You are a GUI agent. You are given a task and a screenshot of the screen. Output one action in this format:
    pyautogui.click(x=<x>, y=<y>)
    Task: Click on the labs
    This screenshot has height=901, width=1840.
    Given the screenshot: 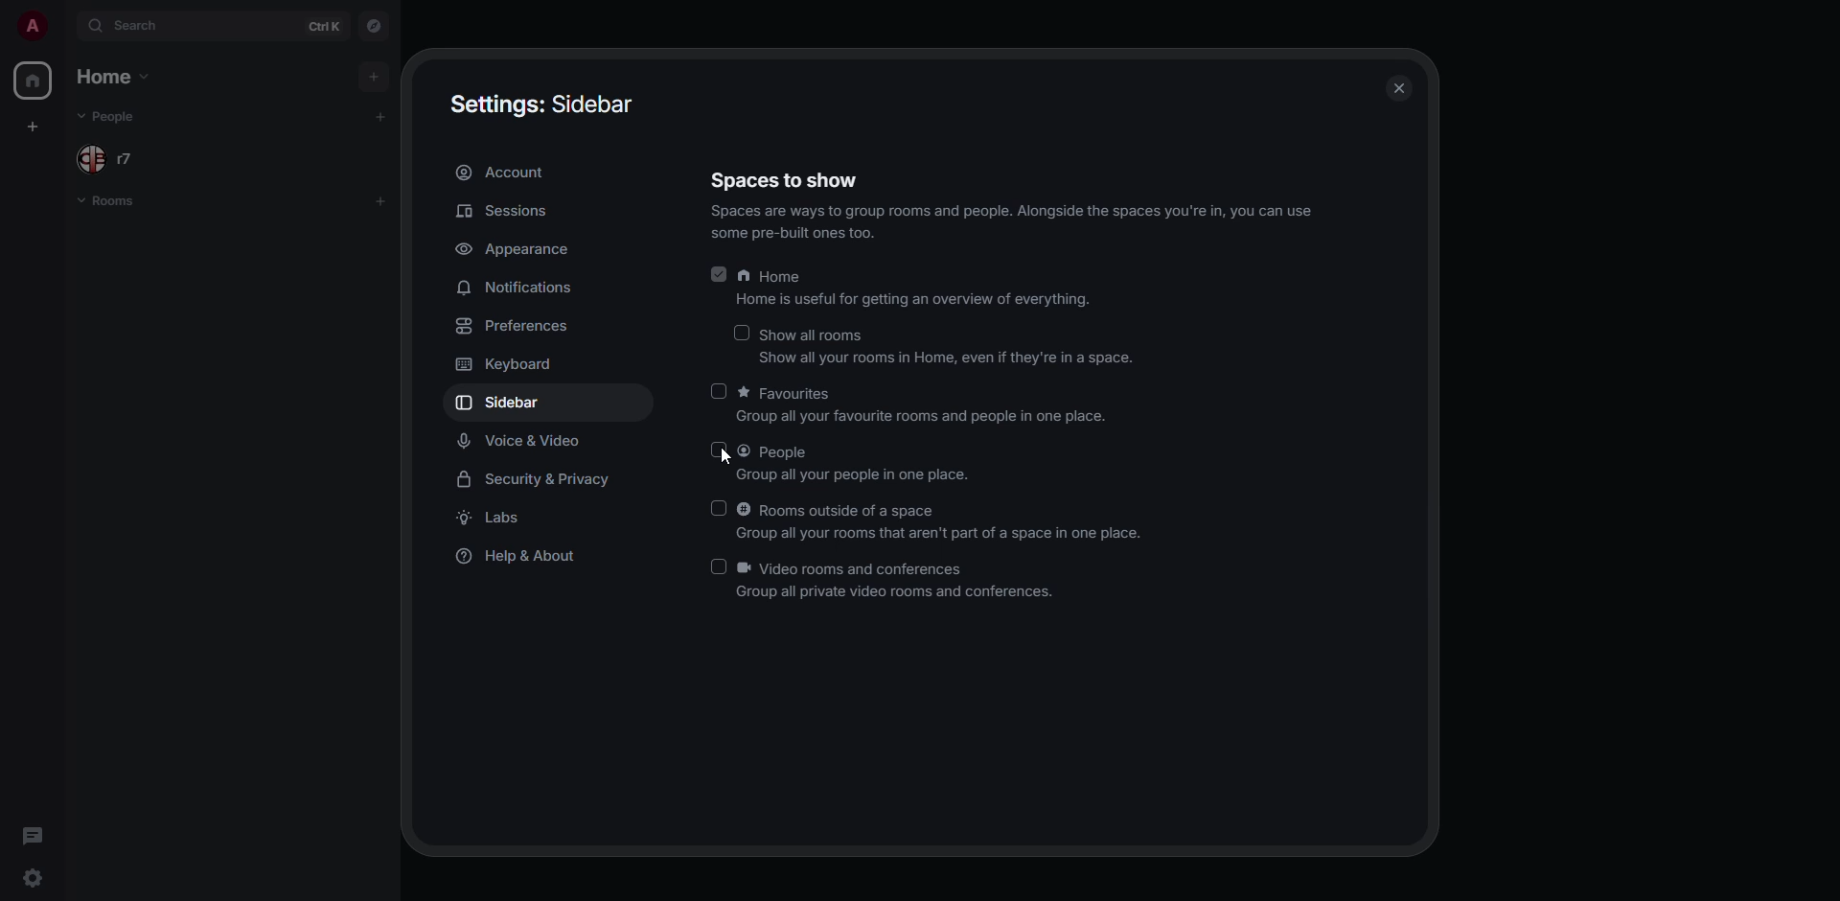 What is the action you would take?
    pyautogui.click(x=491, y=520)
    